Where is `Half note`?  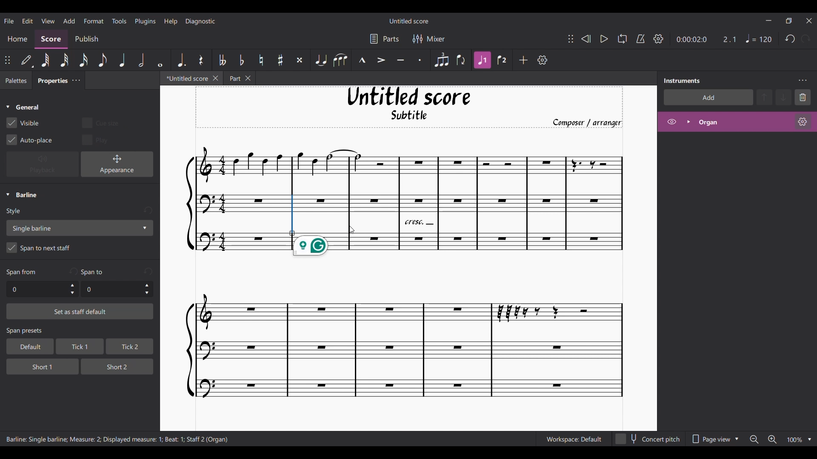 Half note is located at coordinates (142, 59).